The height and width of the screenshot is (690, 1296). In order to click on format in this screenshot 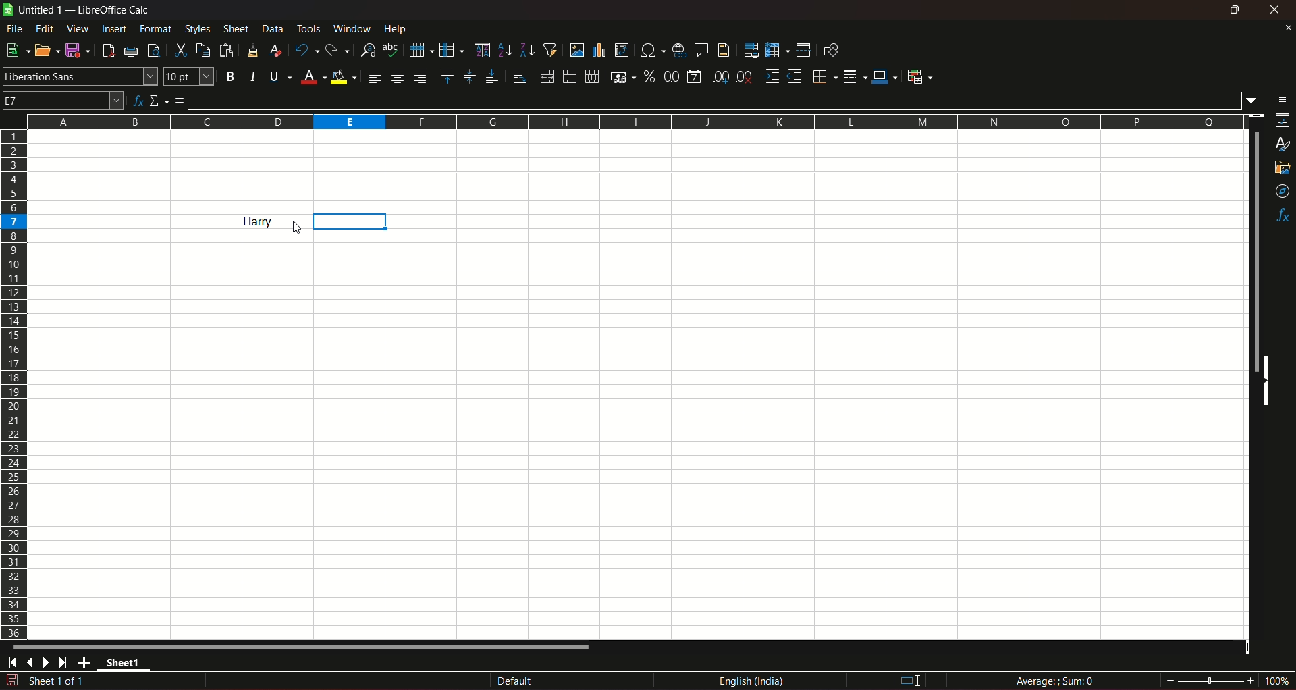, I will do `click(157, 28)`.